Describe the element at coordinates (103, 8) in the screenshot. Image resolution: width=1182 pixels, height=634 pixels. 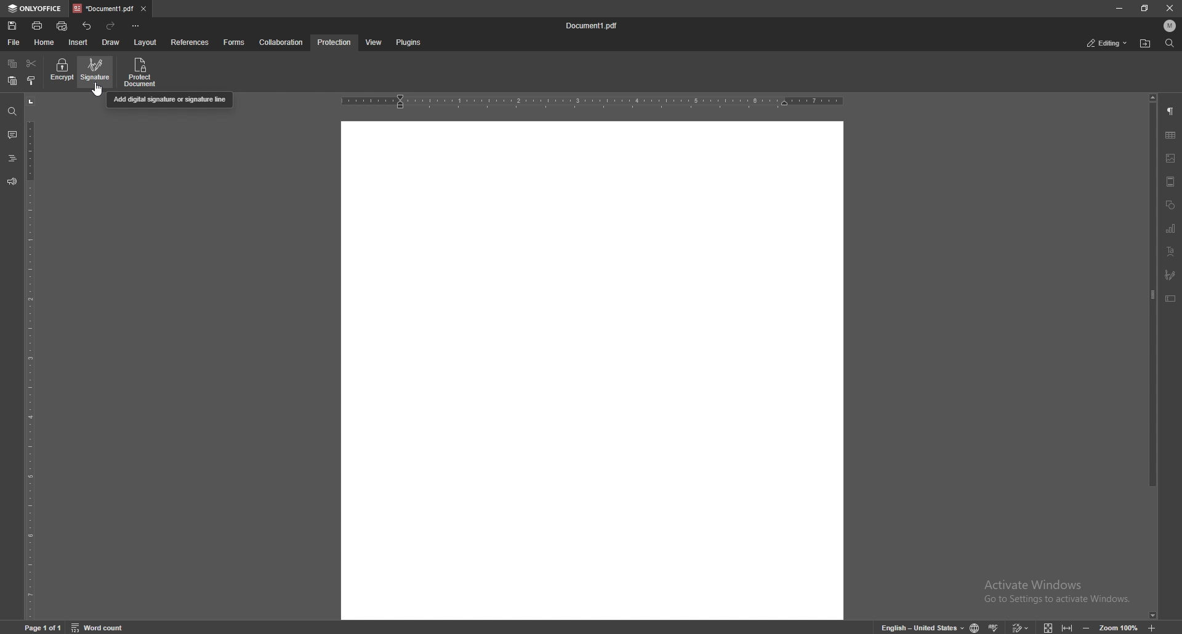
I see `tab` at that location.